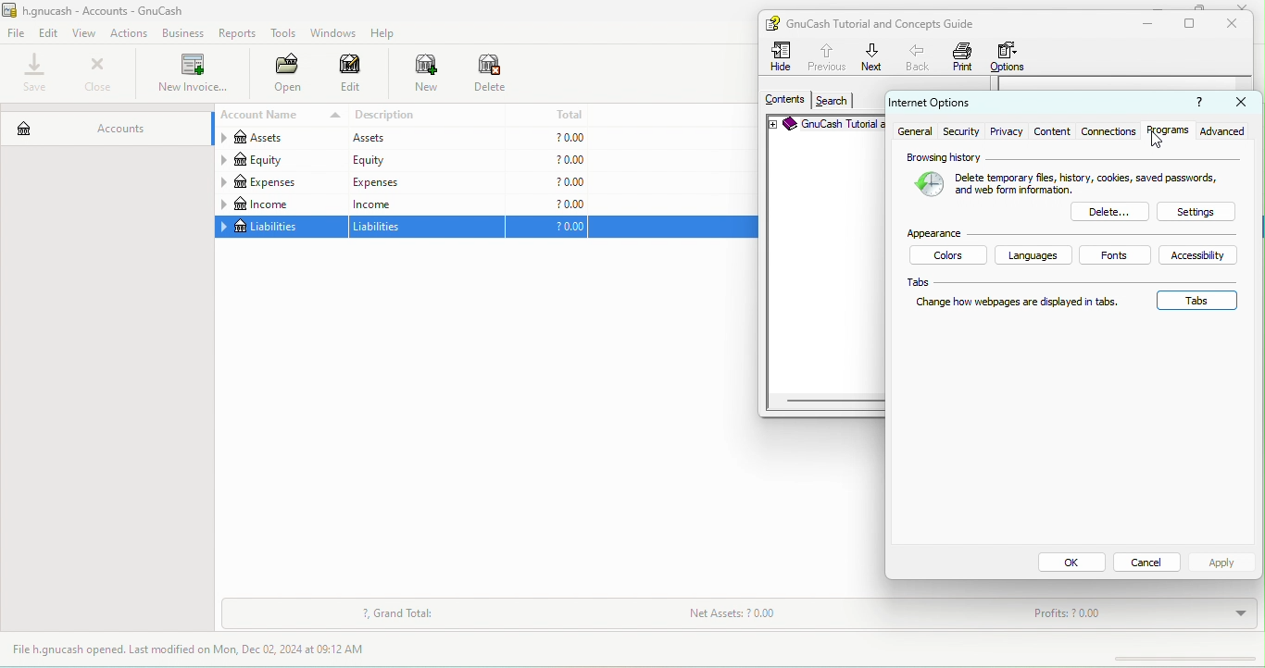 The height and width of the screenshot is (668, 1265). What do you see at coordinates (782, 99) in the screenshot?
I see `contents` at bounding box center [782, 99].